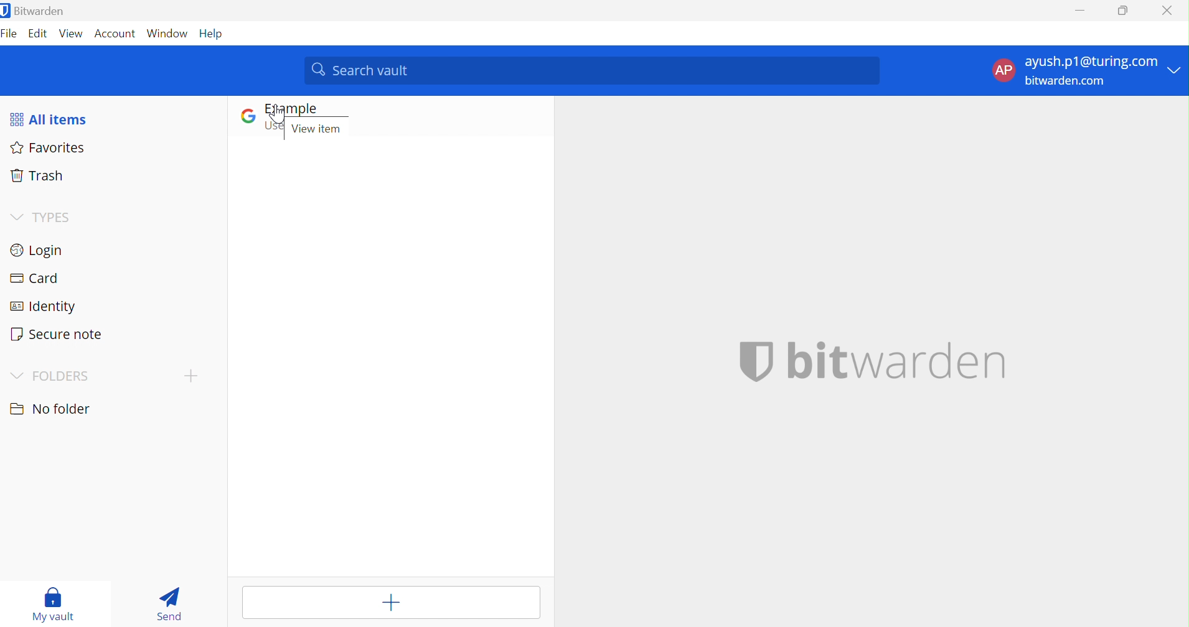  I want to click on Restore Down, so click(1124, 11).